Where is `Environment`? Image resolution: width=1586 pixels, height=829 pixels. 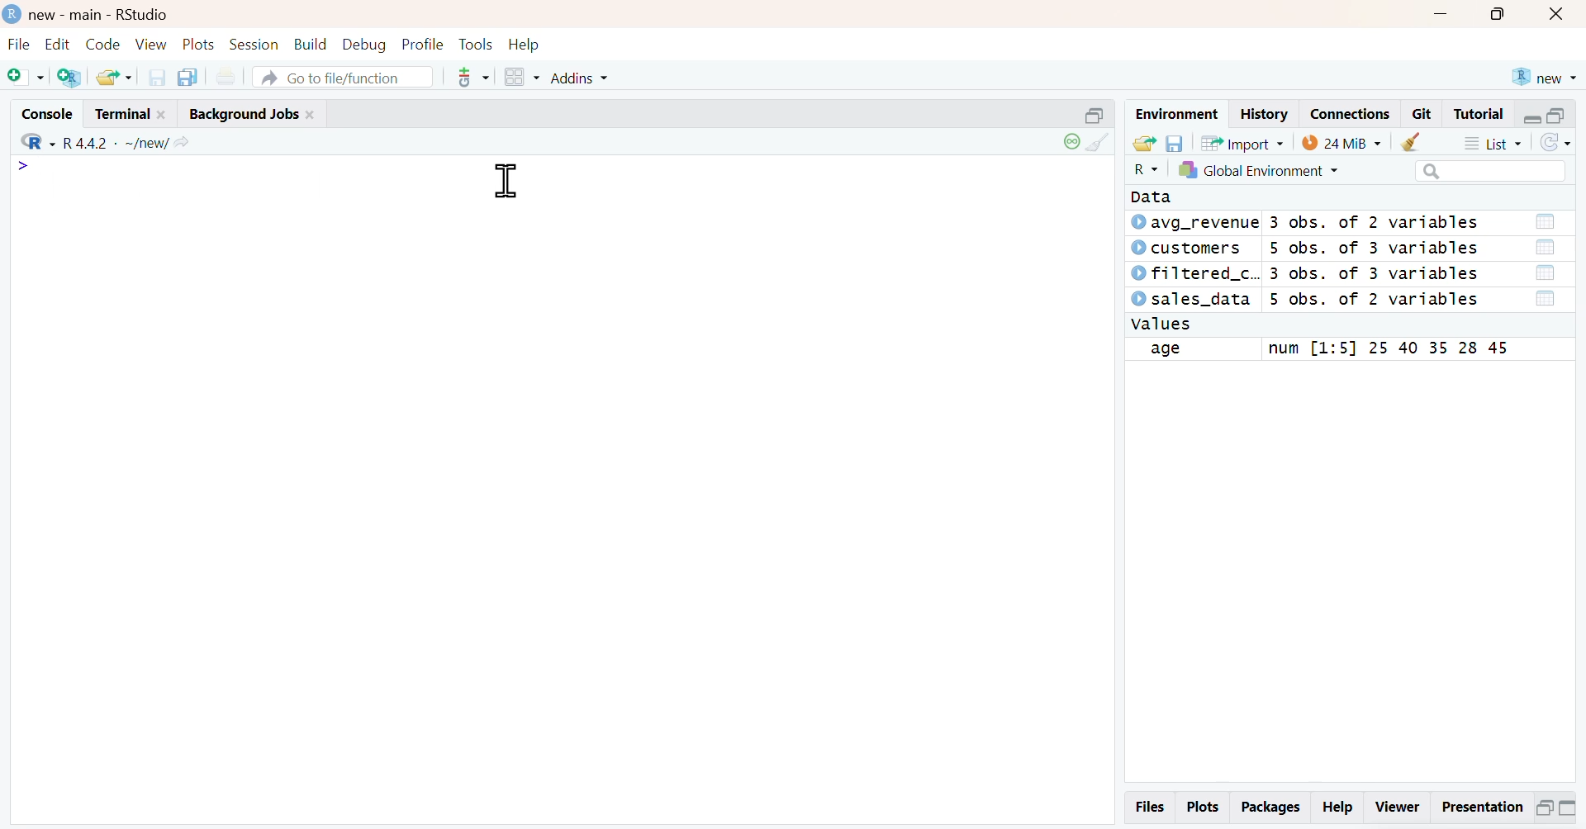
Environment is located at coordinates (1177, 114).